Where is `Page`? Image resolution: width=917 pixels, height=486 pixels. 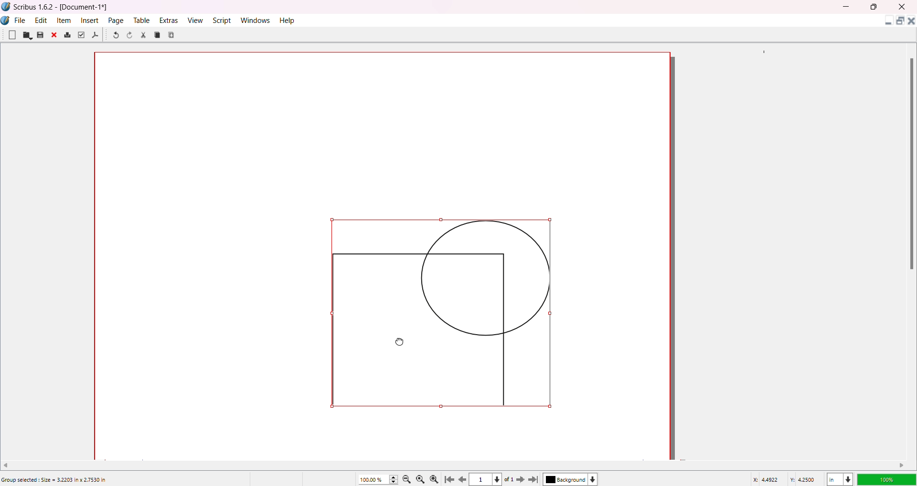 Page is located at coordinates (117, 20).